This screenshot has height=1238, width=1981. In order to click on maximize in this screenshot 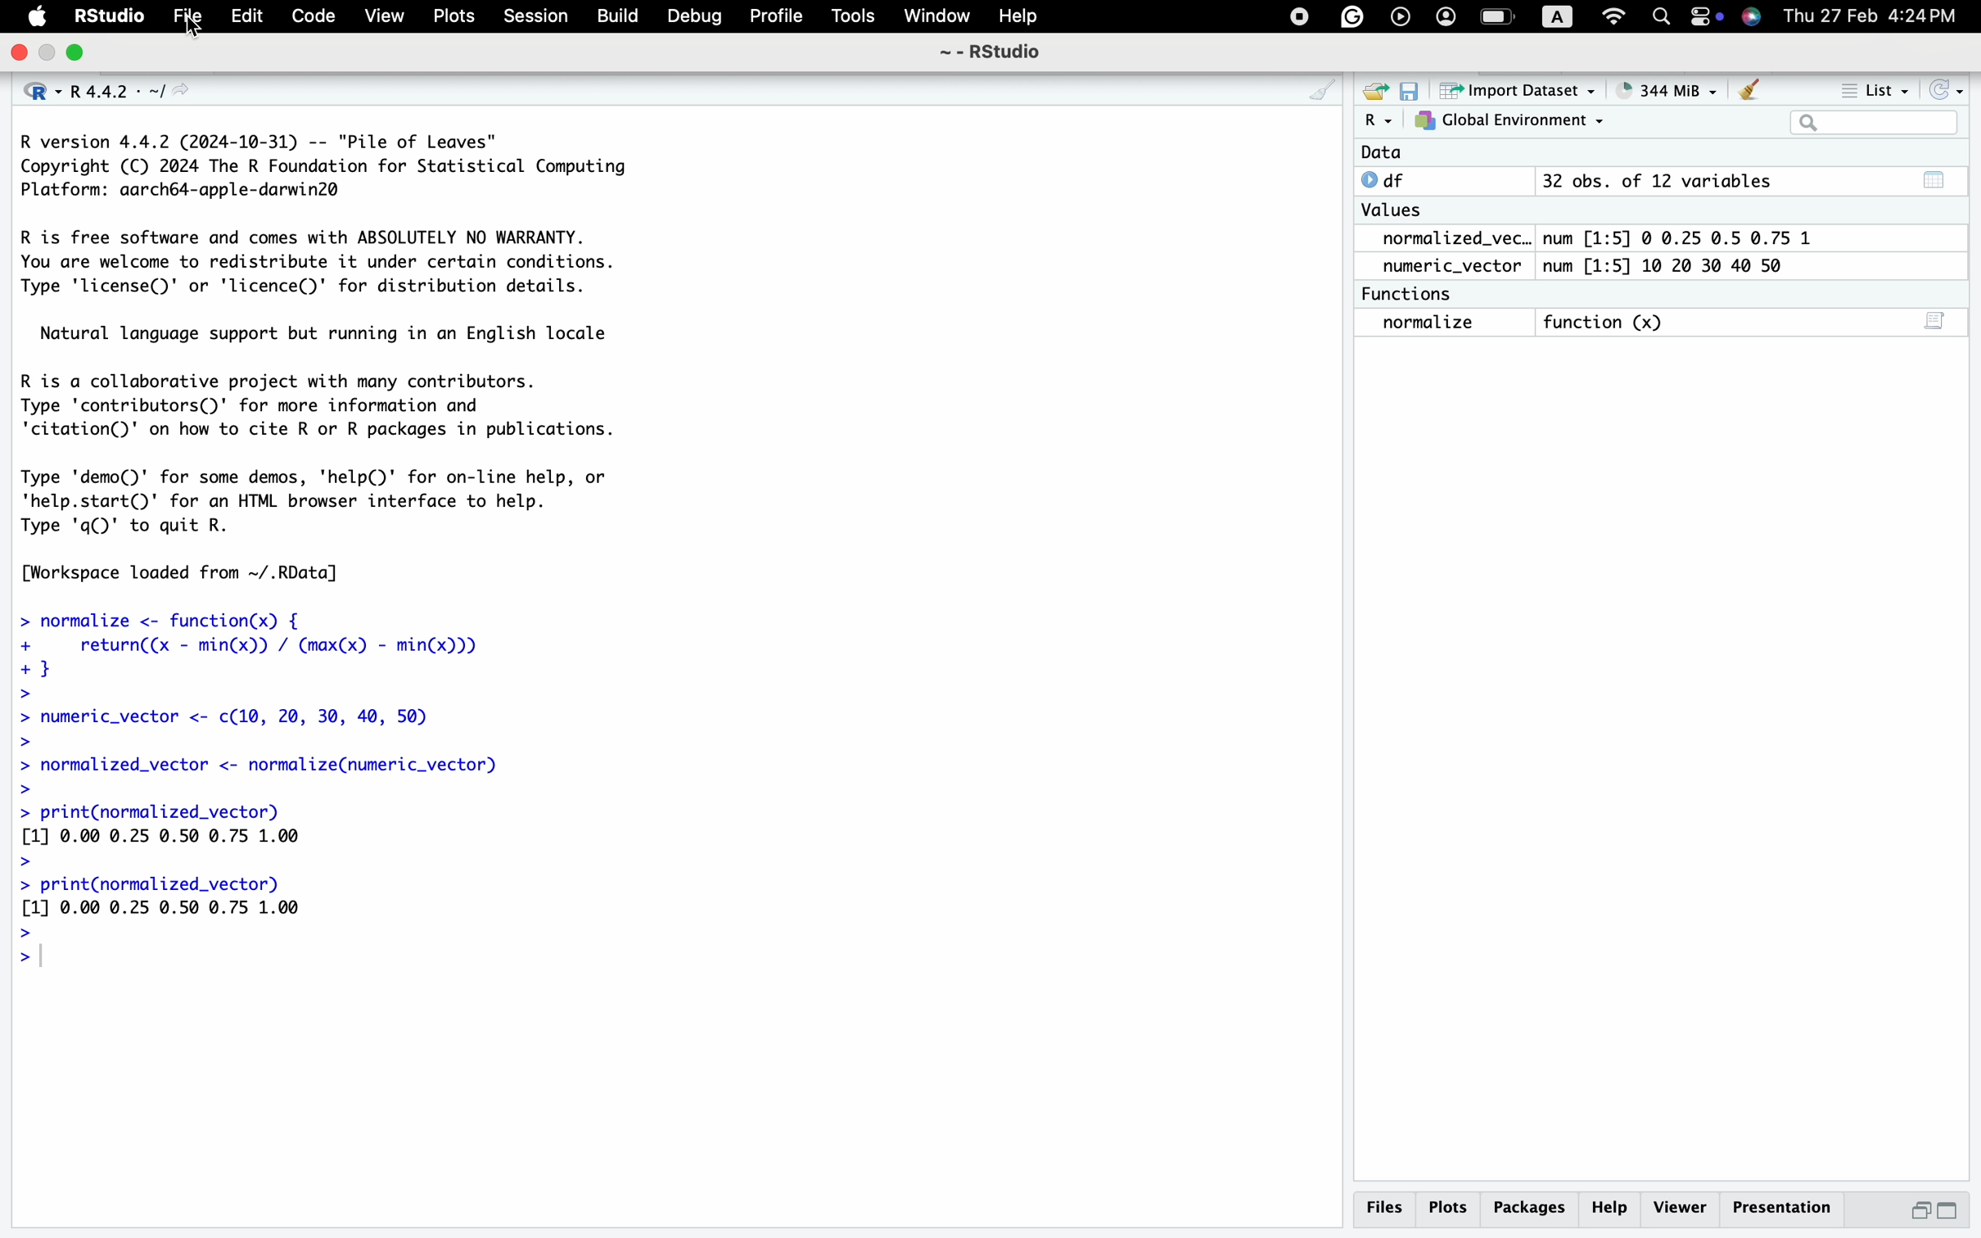, I will do `click(47, 52)`.